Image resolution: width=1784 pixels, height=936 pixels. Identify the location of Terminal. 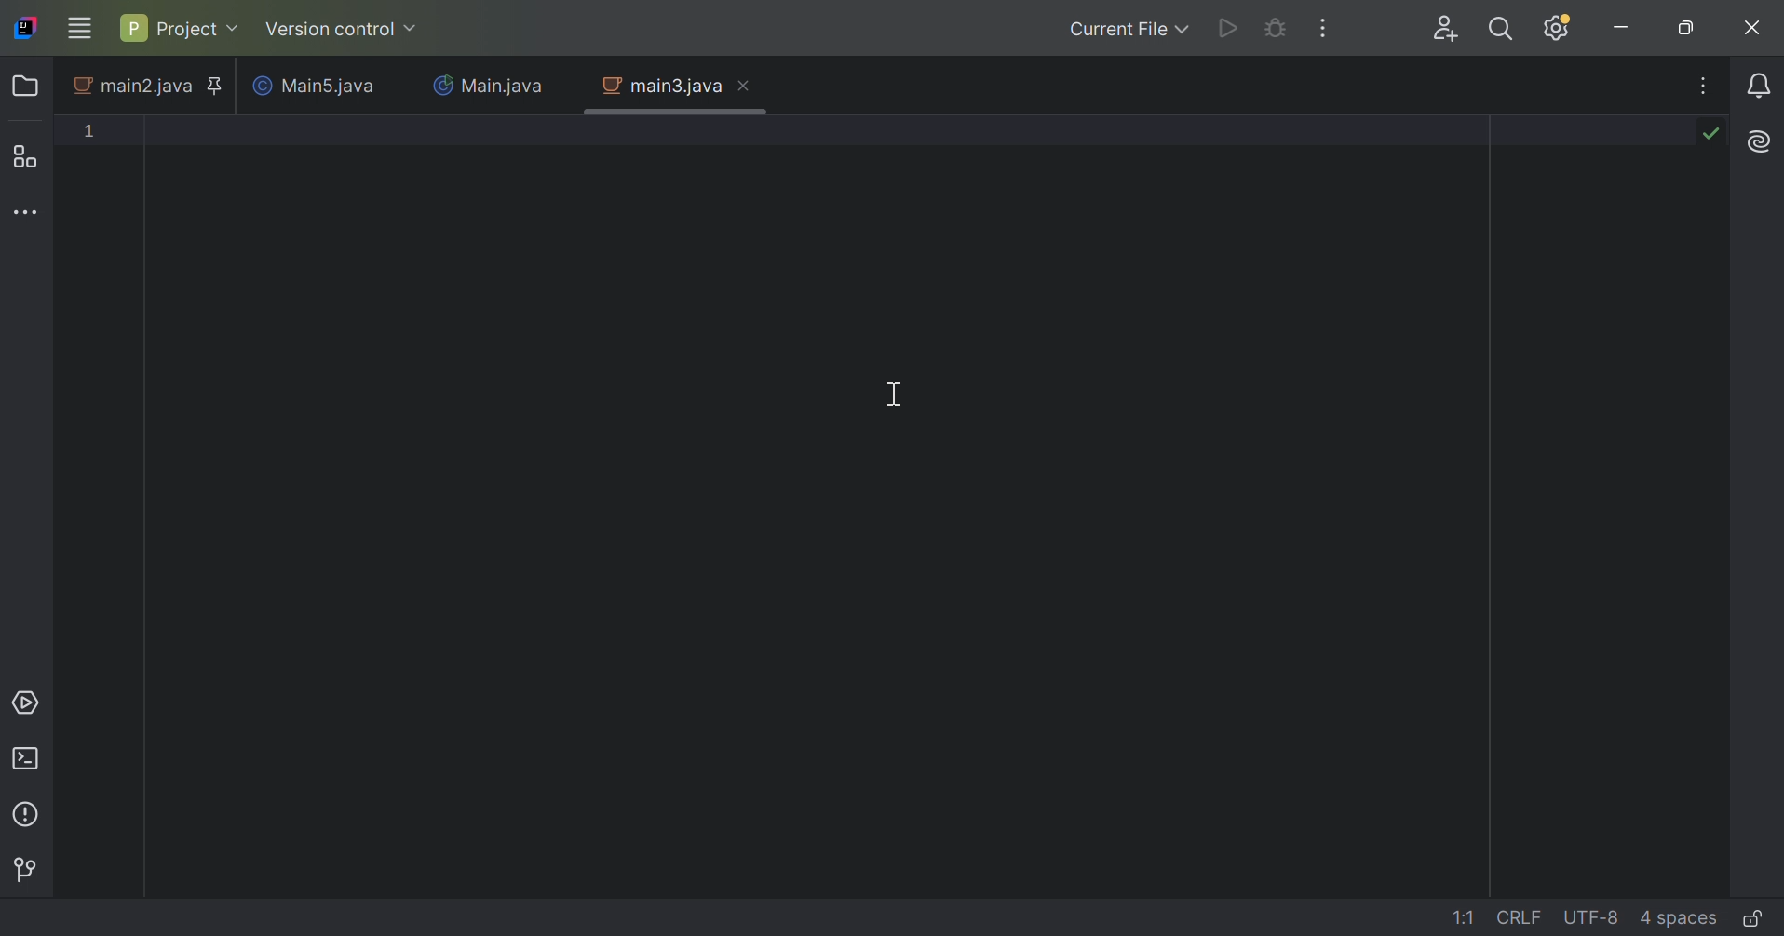
(27, 758).